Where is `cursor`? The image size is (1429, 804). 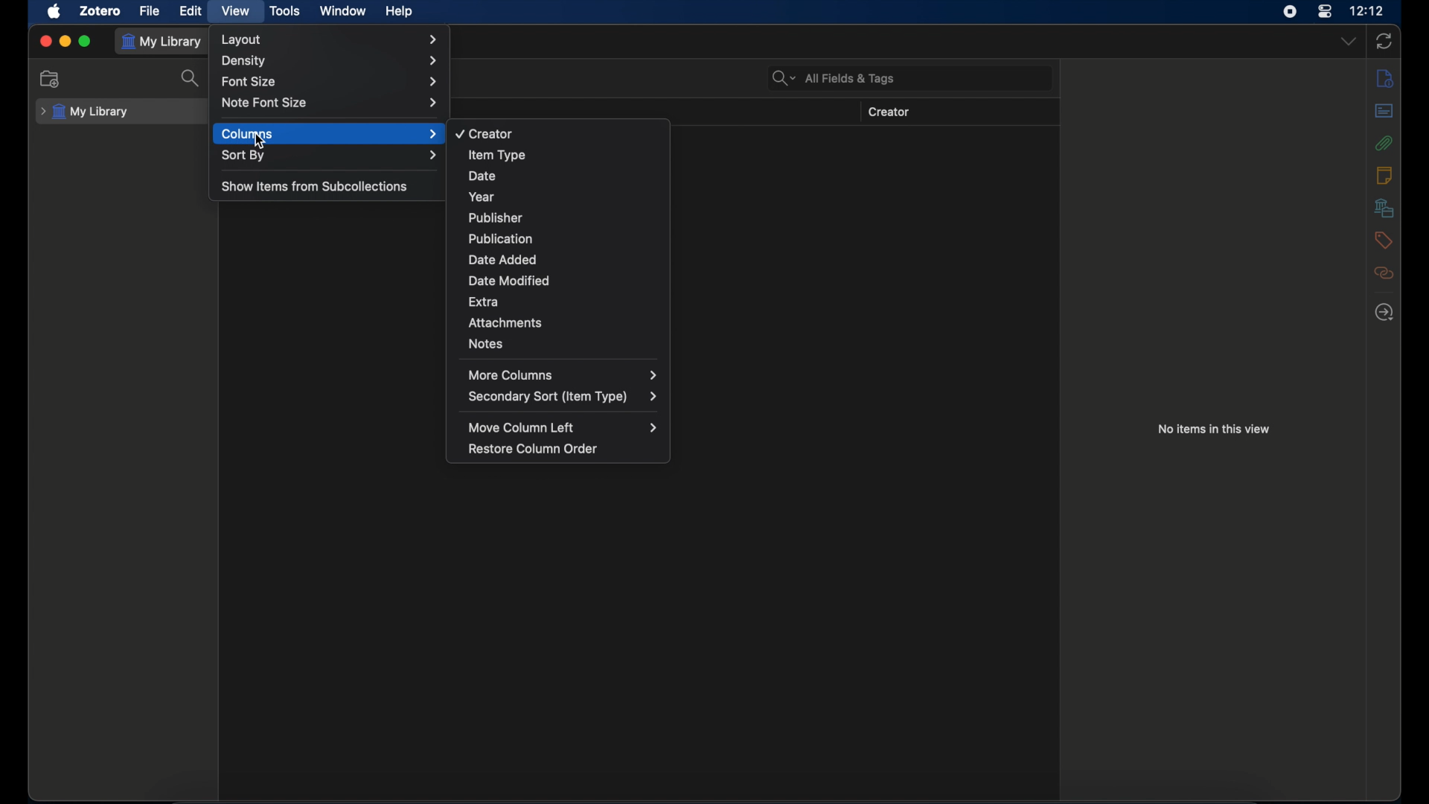
cursor is located at coordinates (258, 140).